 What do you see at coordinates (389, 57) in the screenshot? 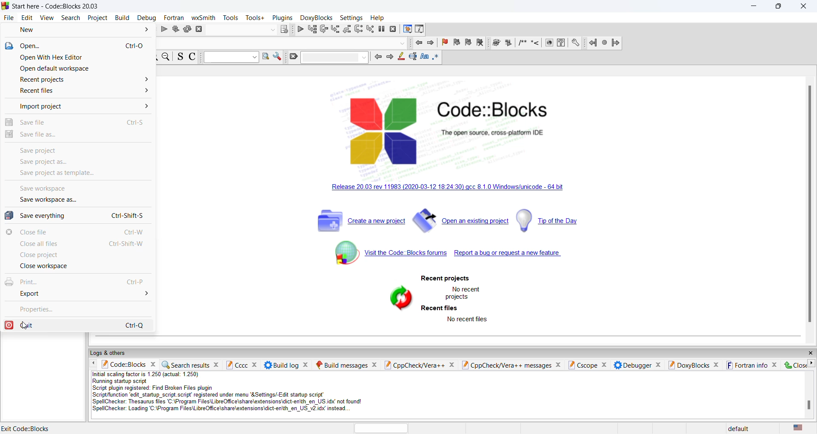
I see `next` at bounding box center [389, 57].